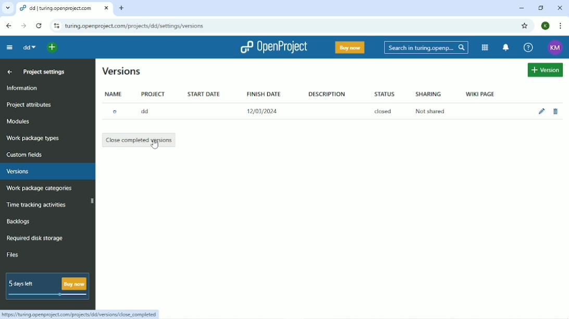 The height and width of the screenshot is (319, 569). What do you see at coordinates (64, 8) in the screenshot?
I see `dd|turing.openproject.com` at bounding box center [64, 8].